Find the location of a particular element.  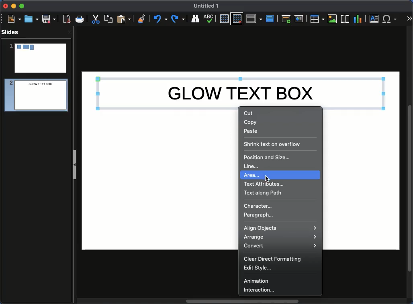

Scroll is located at coordinates (241, 302).